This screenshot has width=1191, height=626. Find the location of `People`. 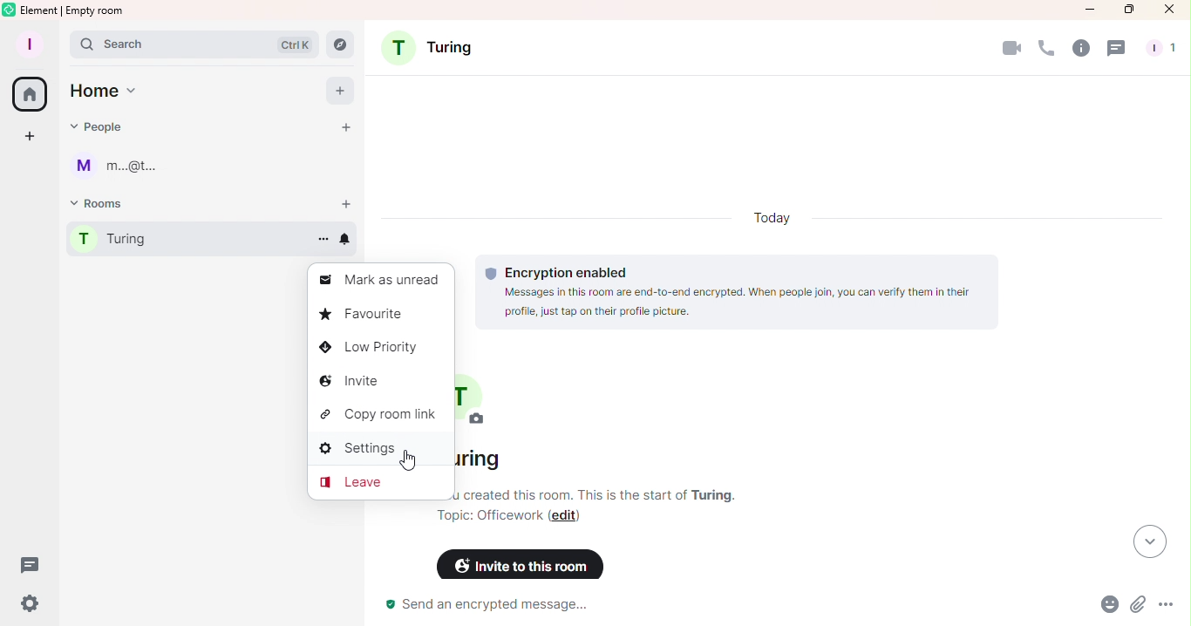

People is located at coordinates (99, 128).